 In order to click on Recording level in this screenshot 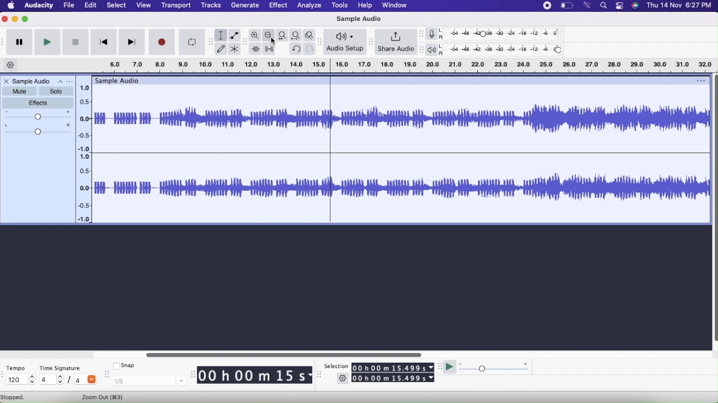, I will do `click(506, 35)`.